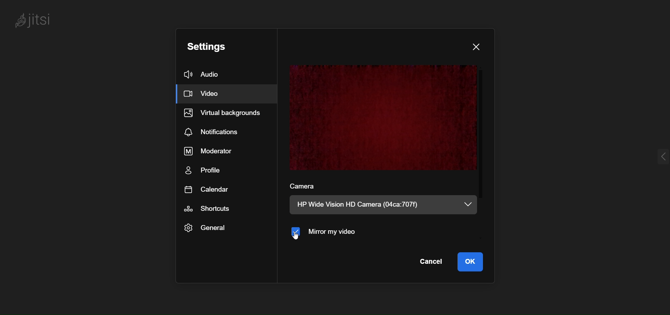 The image size is (670, 315). What do you see at coordinates (211, 151) in the screenshot?
I see `moderator` at bounding box center [211, 151].